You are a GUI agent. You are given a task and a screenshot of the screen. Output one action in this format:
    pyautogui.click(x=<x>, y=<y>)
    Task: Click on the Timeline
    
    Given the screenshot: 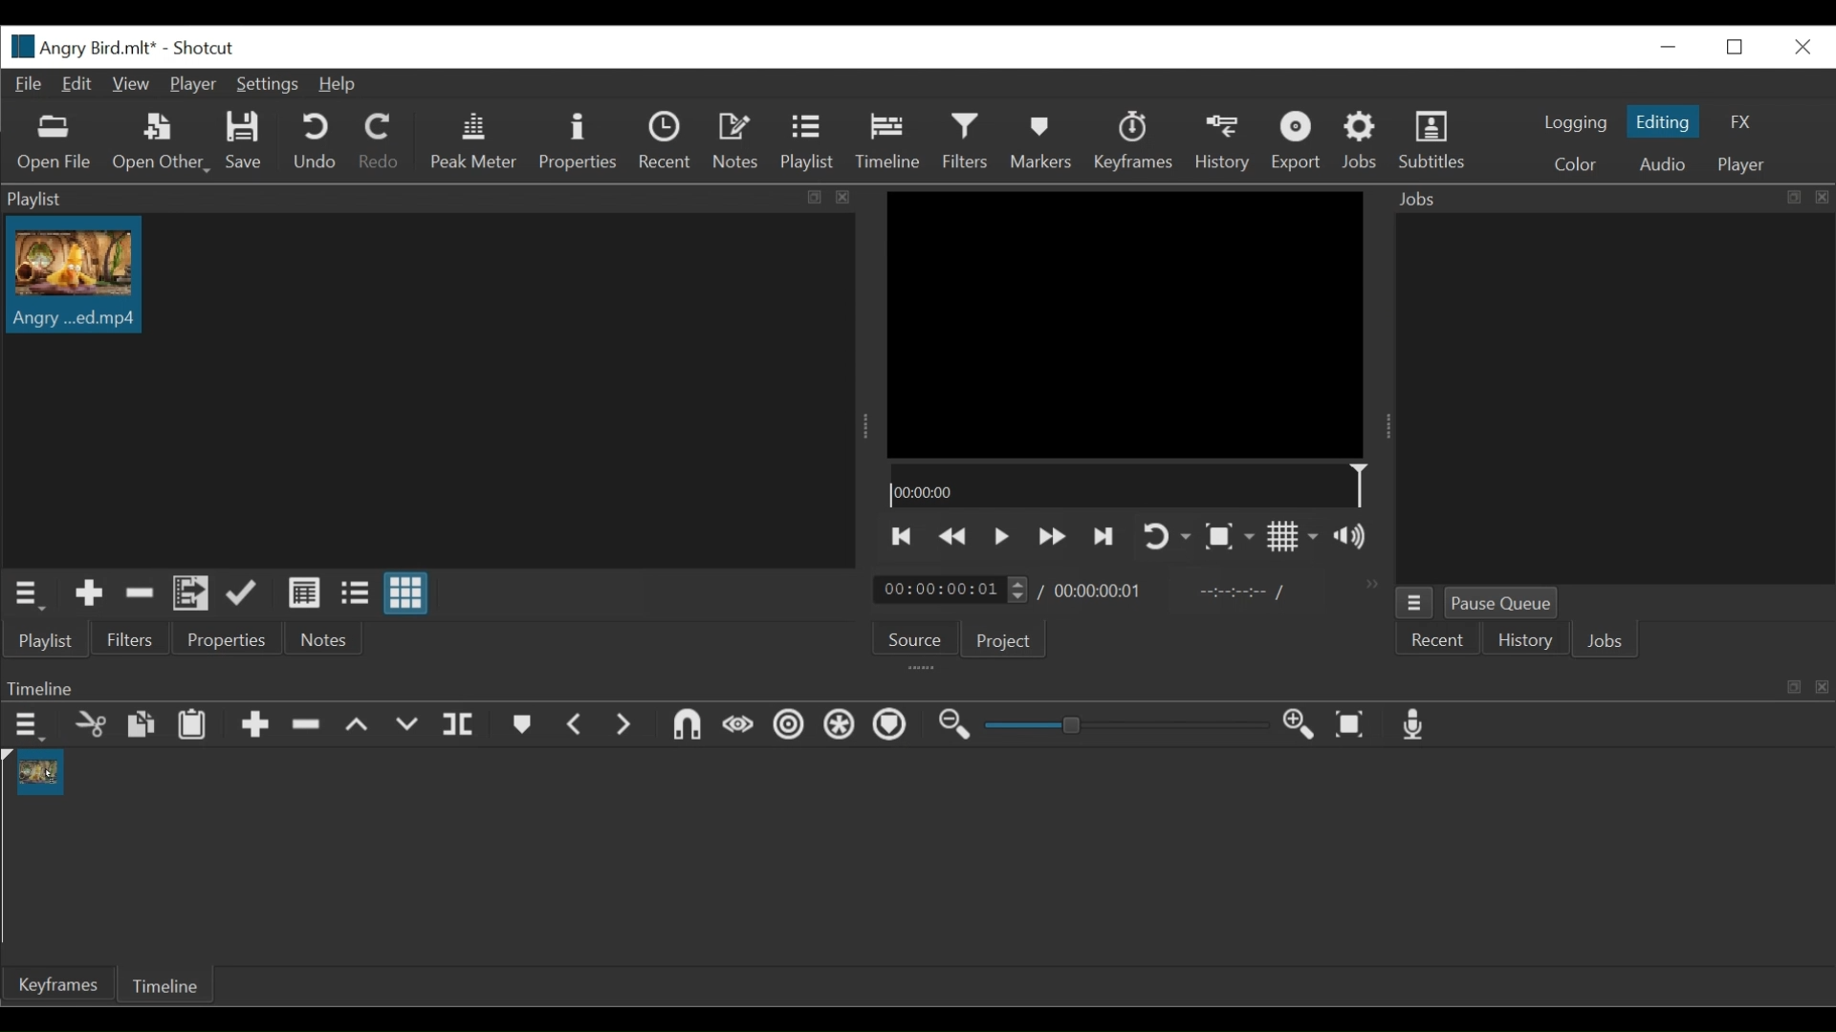 What is the action you would take?
    pyautogui.click(x=1126, y=485)
    